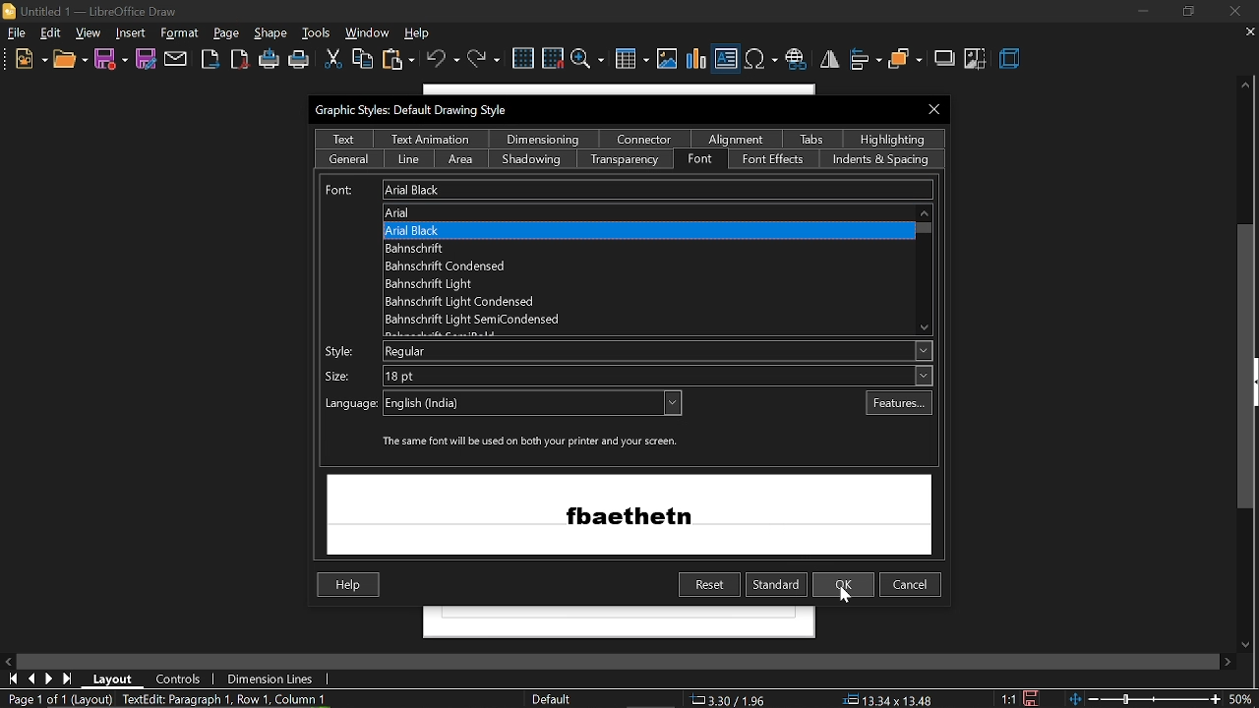 The image size is (1259, 708). What do you see at coordinates (626, 160) in the screenshot?
I see `Transparency` at bounding box center [626, 160].